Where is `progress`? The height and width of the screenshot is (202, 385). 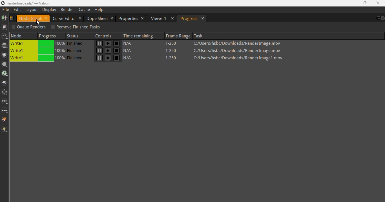
progress is located at coordinates (51, 58).